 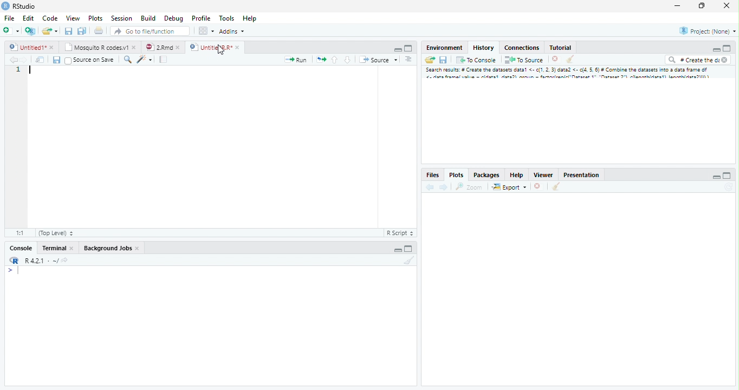 What do you see at coordinates (29, 19) in the screenshot?
I see `Edit` at bounding box center [29, 19].